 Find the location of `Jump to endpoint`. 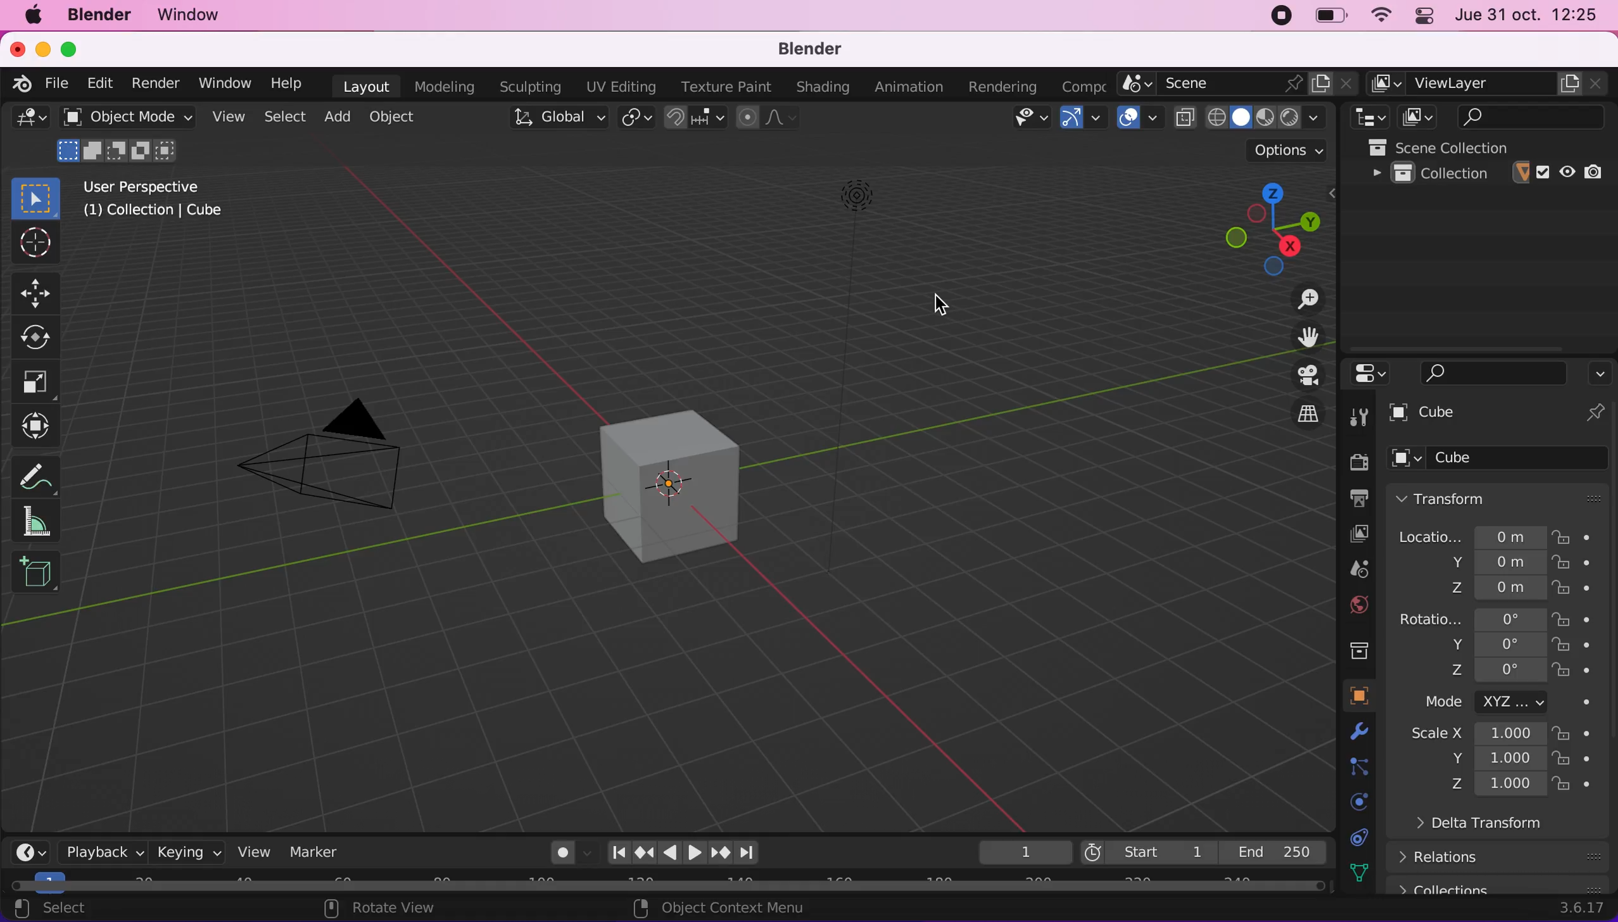

Jump to endpoint is located at coordinates (618, 851).